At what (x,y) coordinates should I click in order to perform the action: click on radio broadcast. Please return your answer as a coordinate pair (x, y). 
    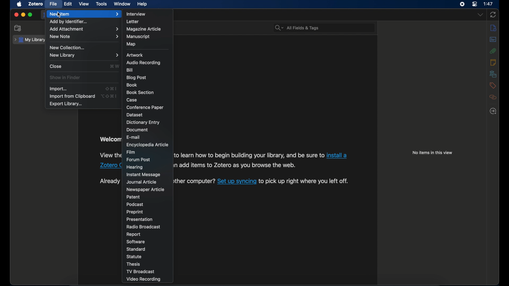
    Looking at the image, I should click on (143, 227).